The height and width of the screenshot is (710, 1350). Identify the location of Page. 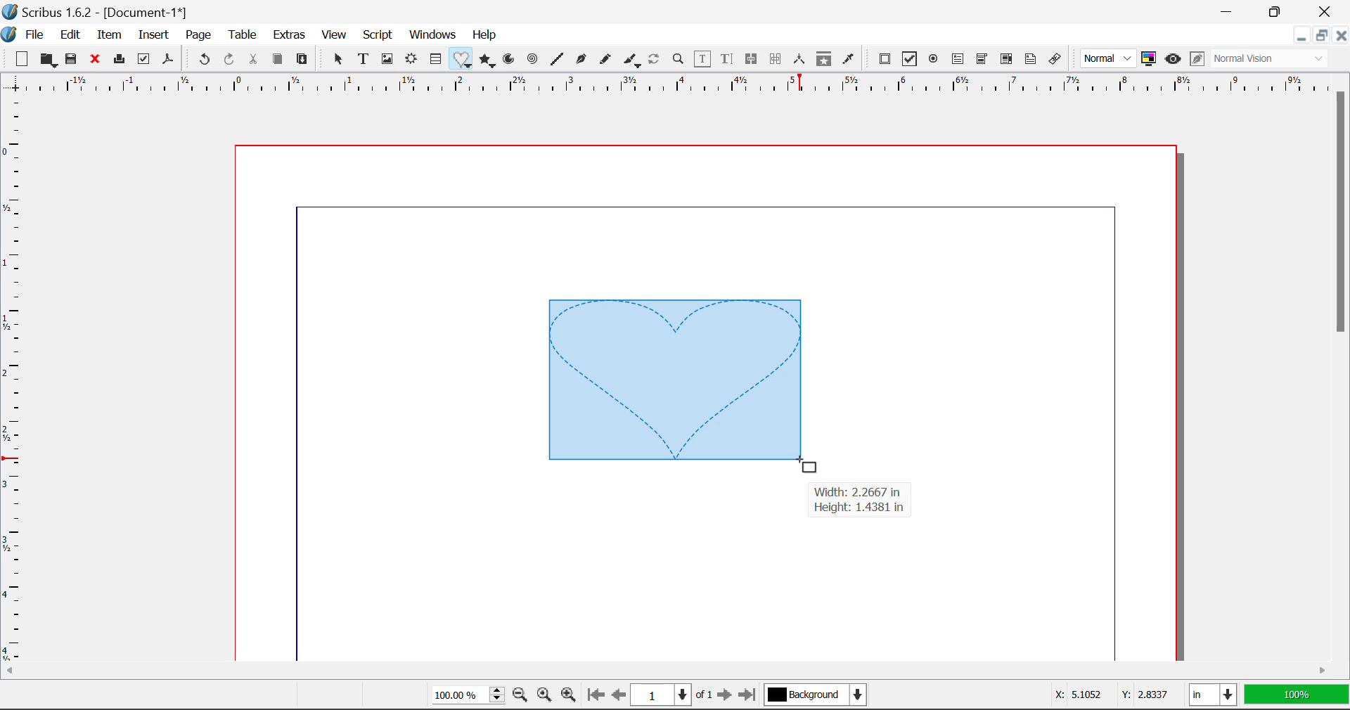
(200, 35).